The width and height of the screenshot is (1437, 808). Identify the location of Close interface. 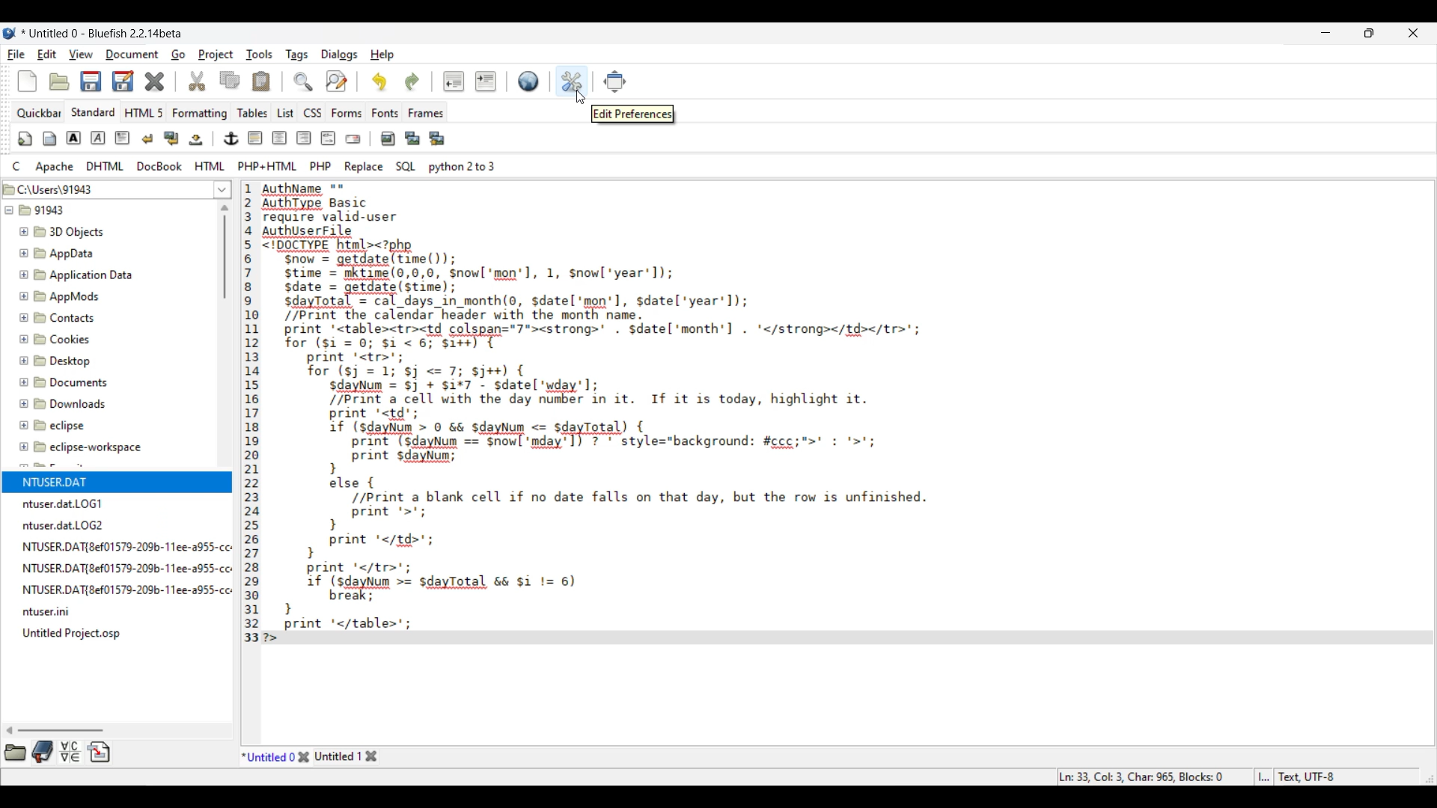
(1414, 33).